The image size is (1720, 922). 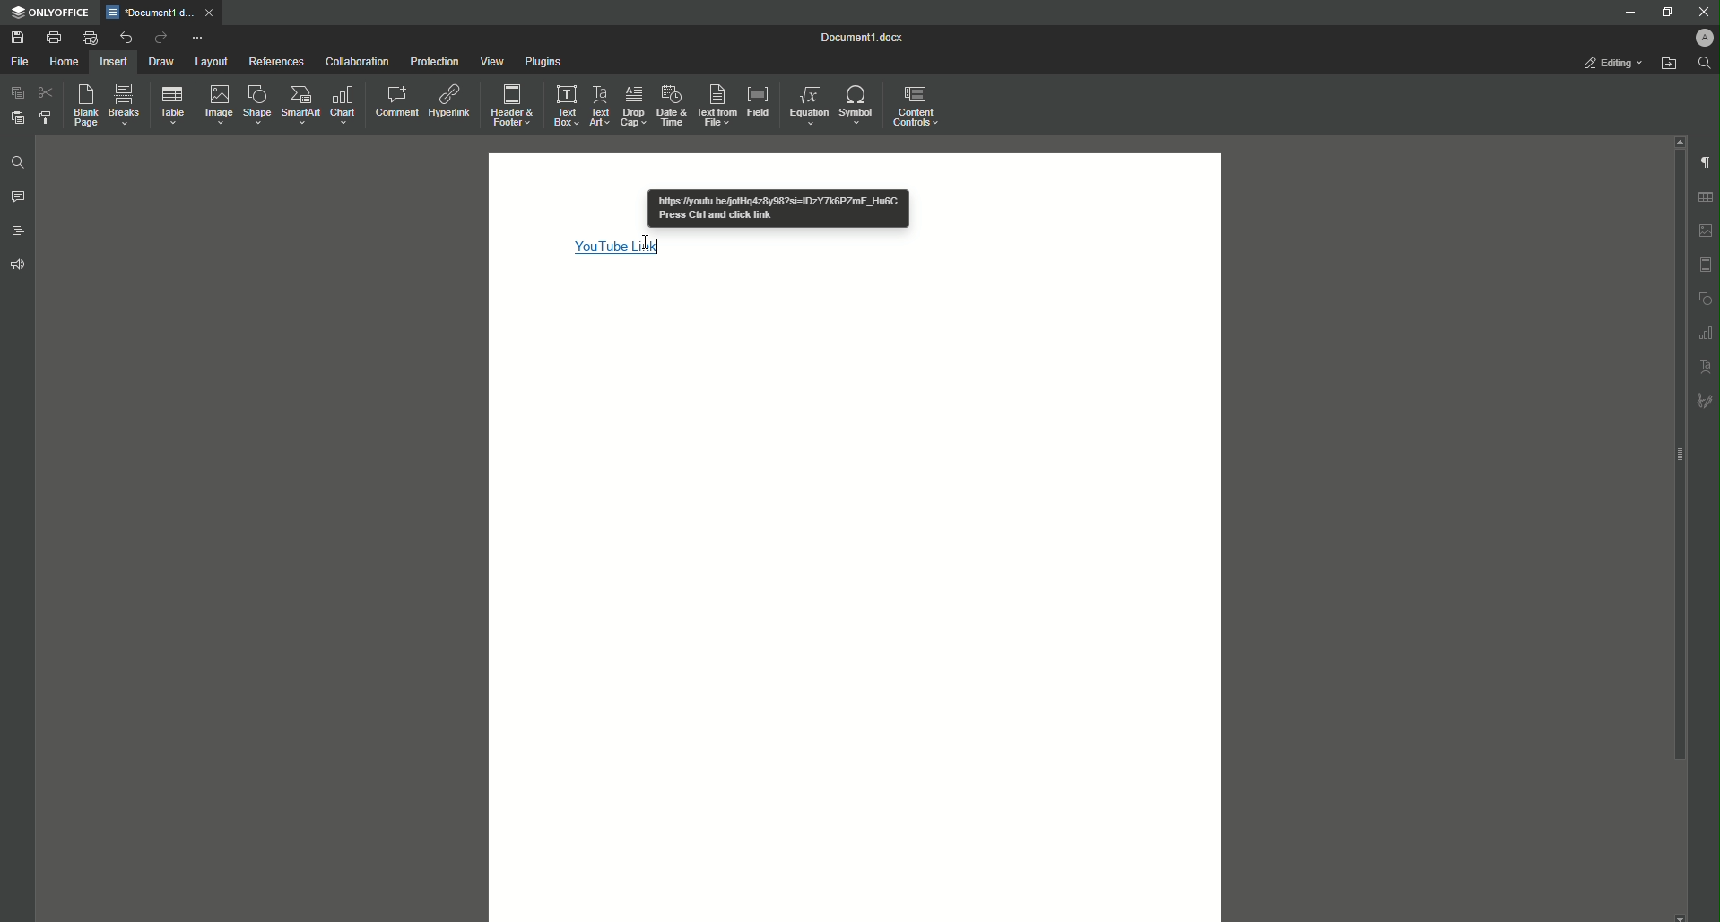 What do you see at coordinates (256, 104) in the screenshot?
I see `Shape` at bounding box center [256, 104].